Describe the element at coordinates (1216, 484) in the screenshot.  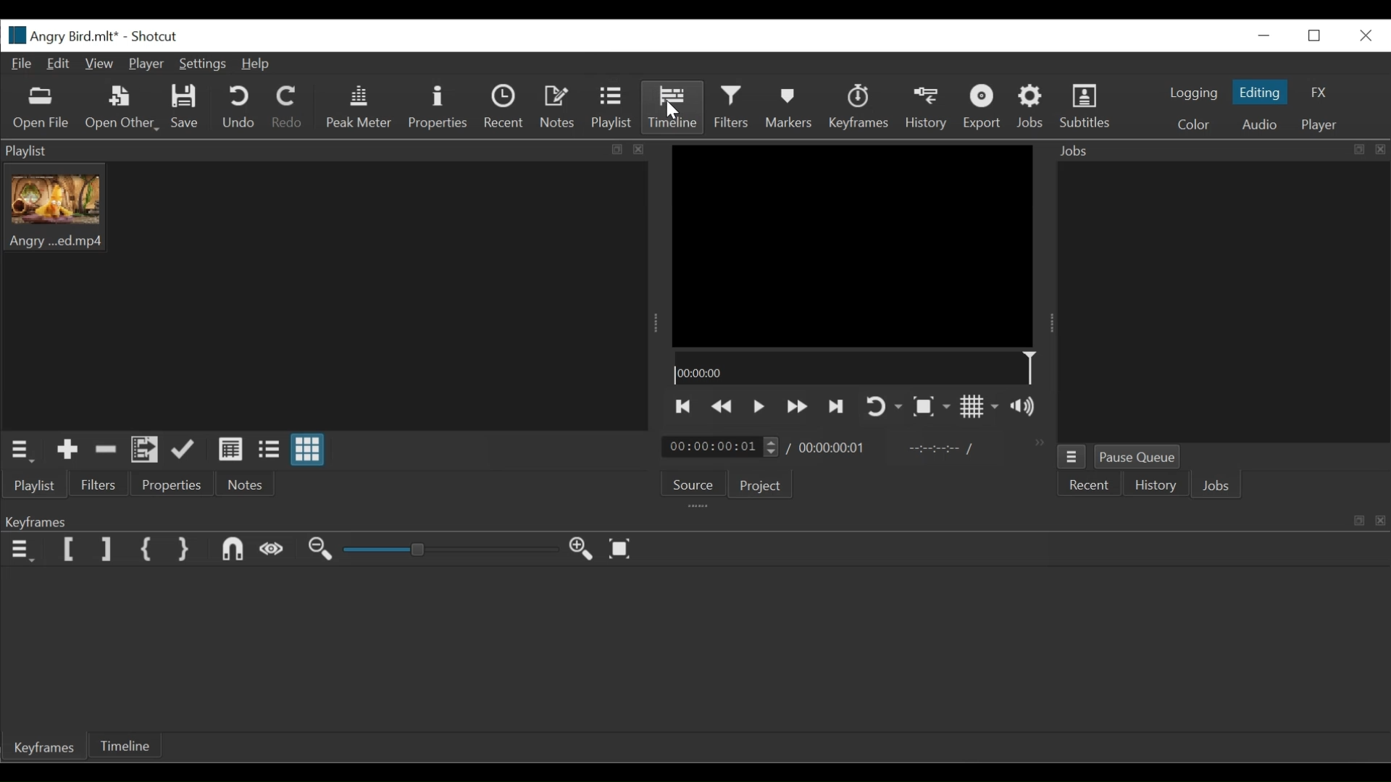
I see `Jobs` at that location.